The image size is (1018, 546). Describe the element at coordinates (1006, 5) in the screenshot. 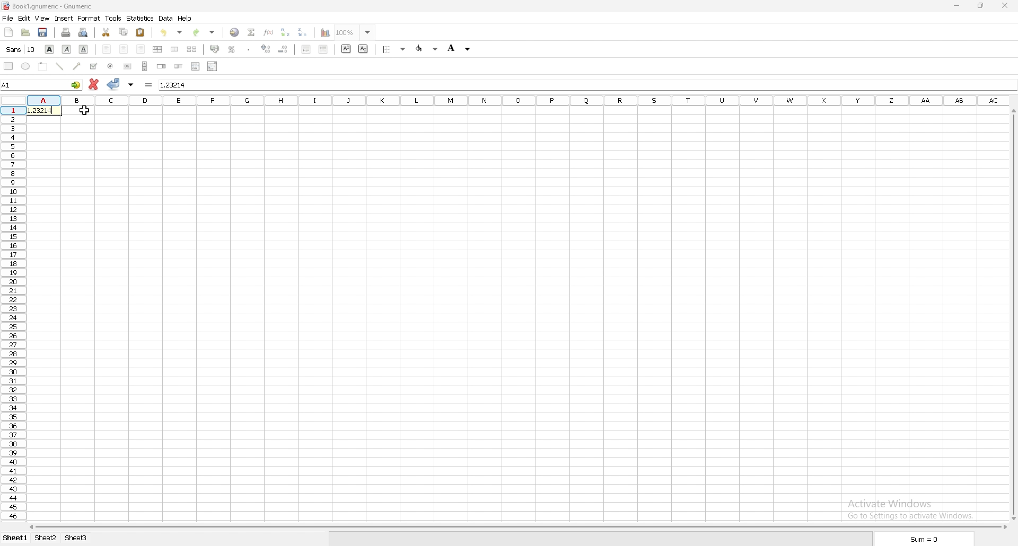

I see `close` at that location.